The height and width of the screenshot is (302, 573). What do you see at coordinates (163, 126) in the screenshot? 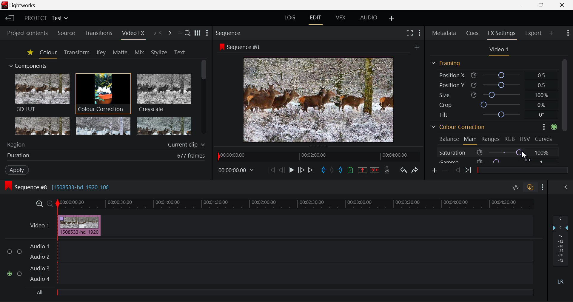
I see `Posterize` at bounding box center [163, 126].